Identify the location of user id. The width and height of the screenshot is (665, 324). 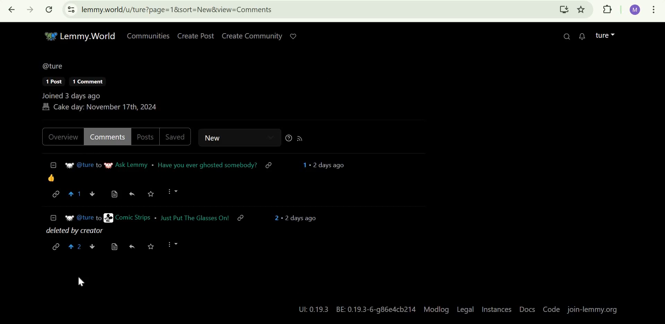
(83, 166).